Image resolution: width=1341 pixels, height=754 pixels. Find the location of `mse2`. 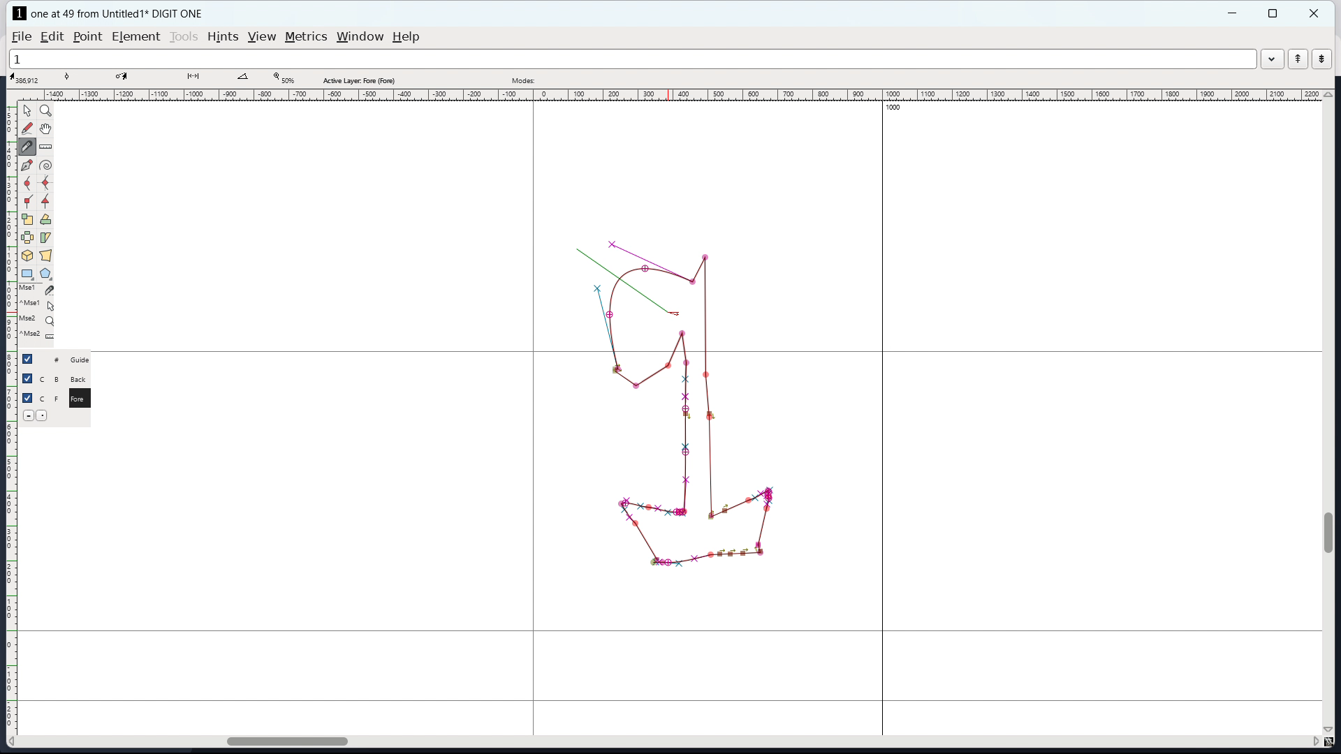

mse2 is located at coordinates (41, 318).